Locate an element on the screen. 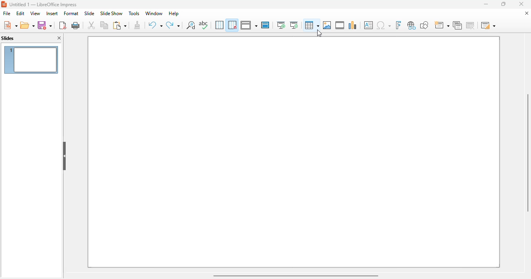 Image resolution: width=531 pixels, height=279 pixels. hide pane is located at coordinates (65, 155).